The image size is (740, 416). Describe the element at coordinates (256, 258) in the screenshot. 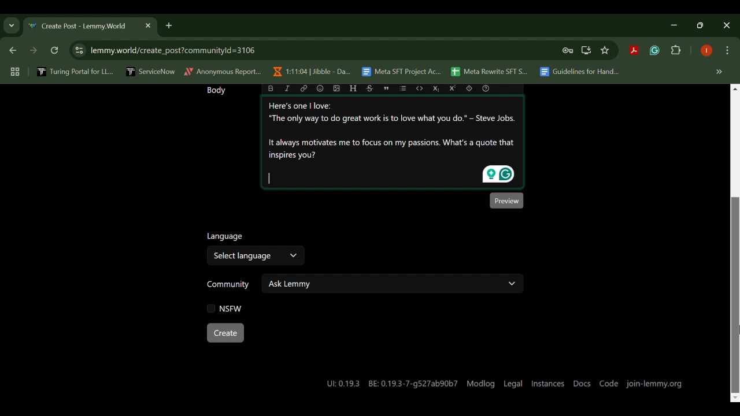

I see `Select Language` at that location.